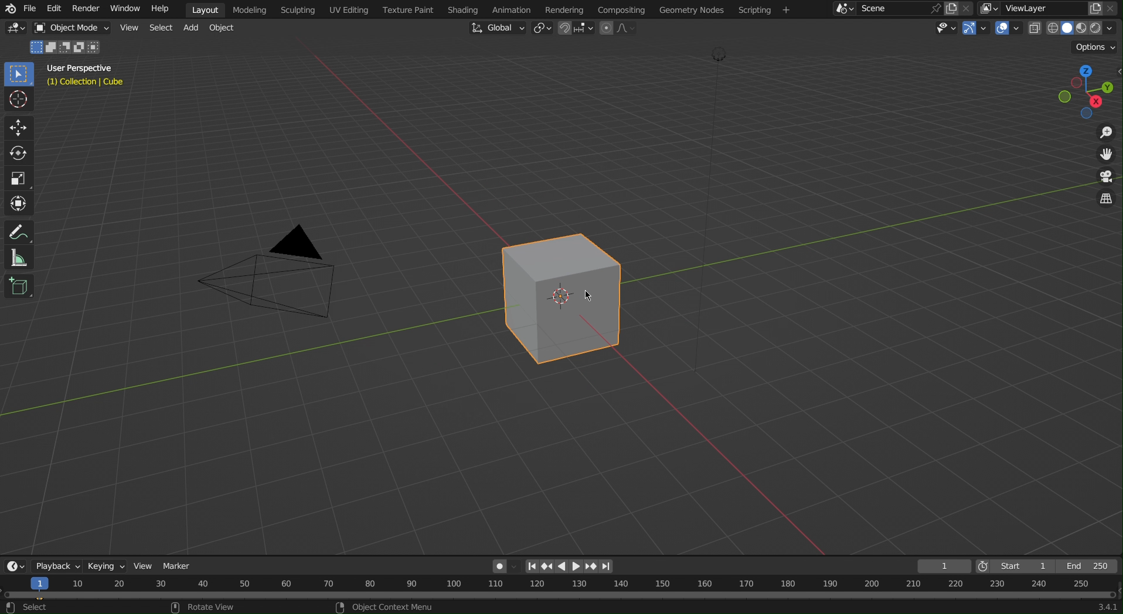 The width and height of the screenshot is (1123, 614). What do you see at coordinates (1108, 132) in the screenshot?
I see `Zoom ` at bounding box center [1108, 132].